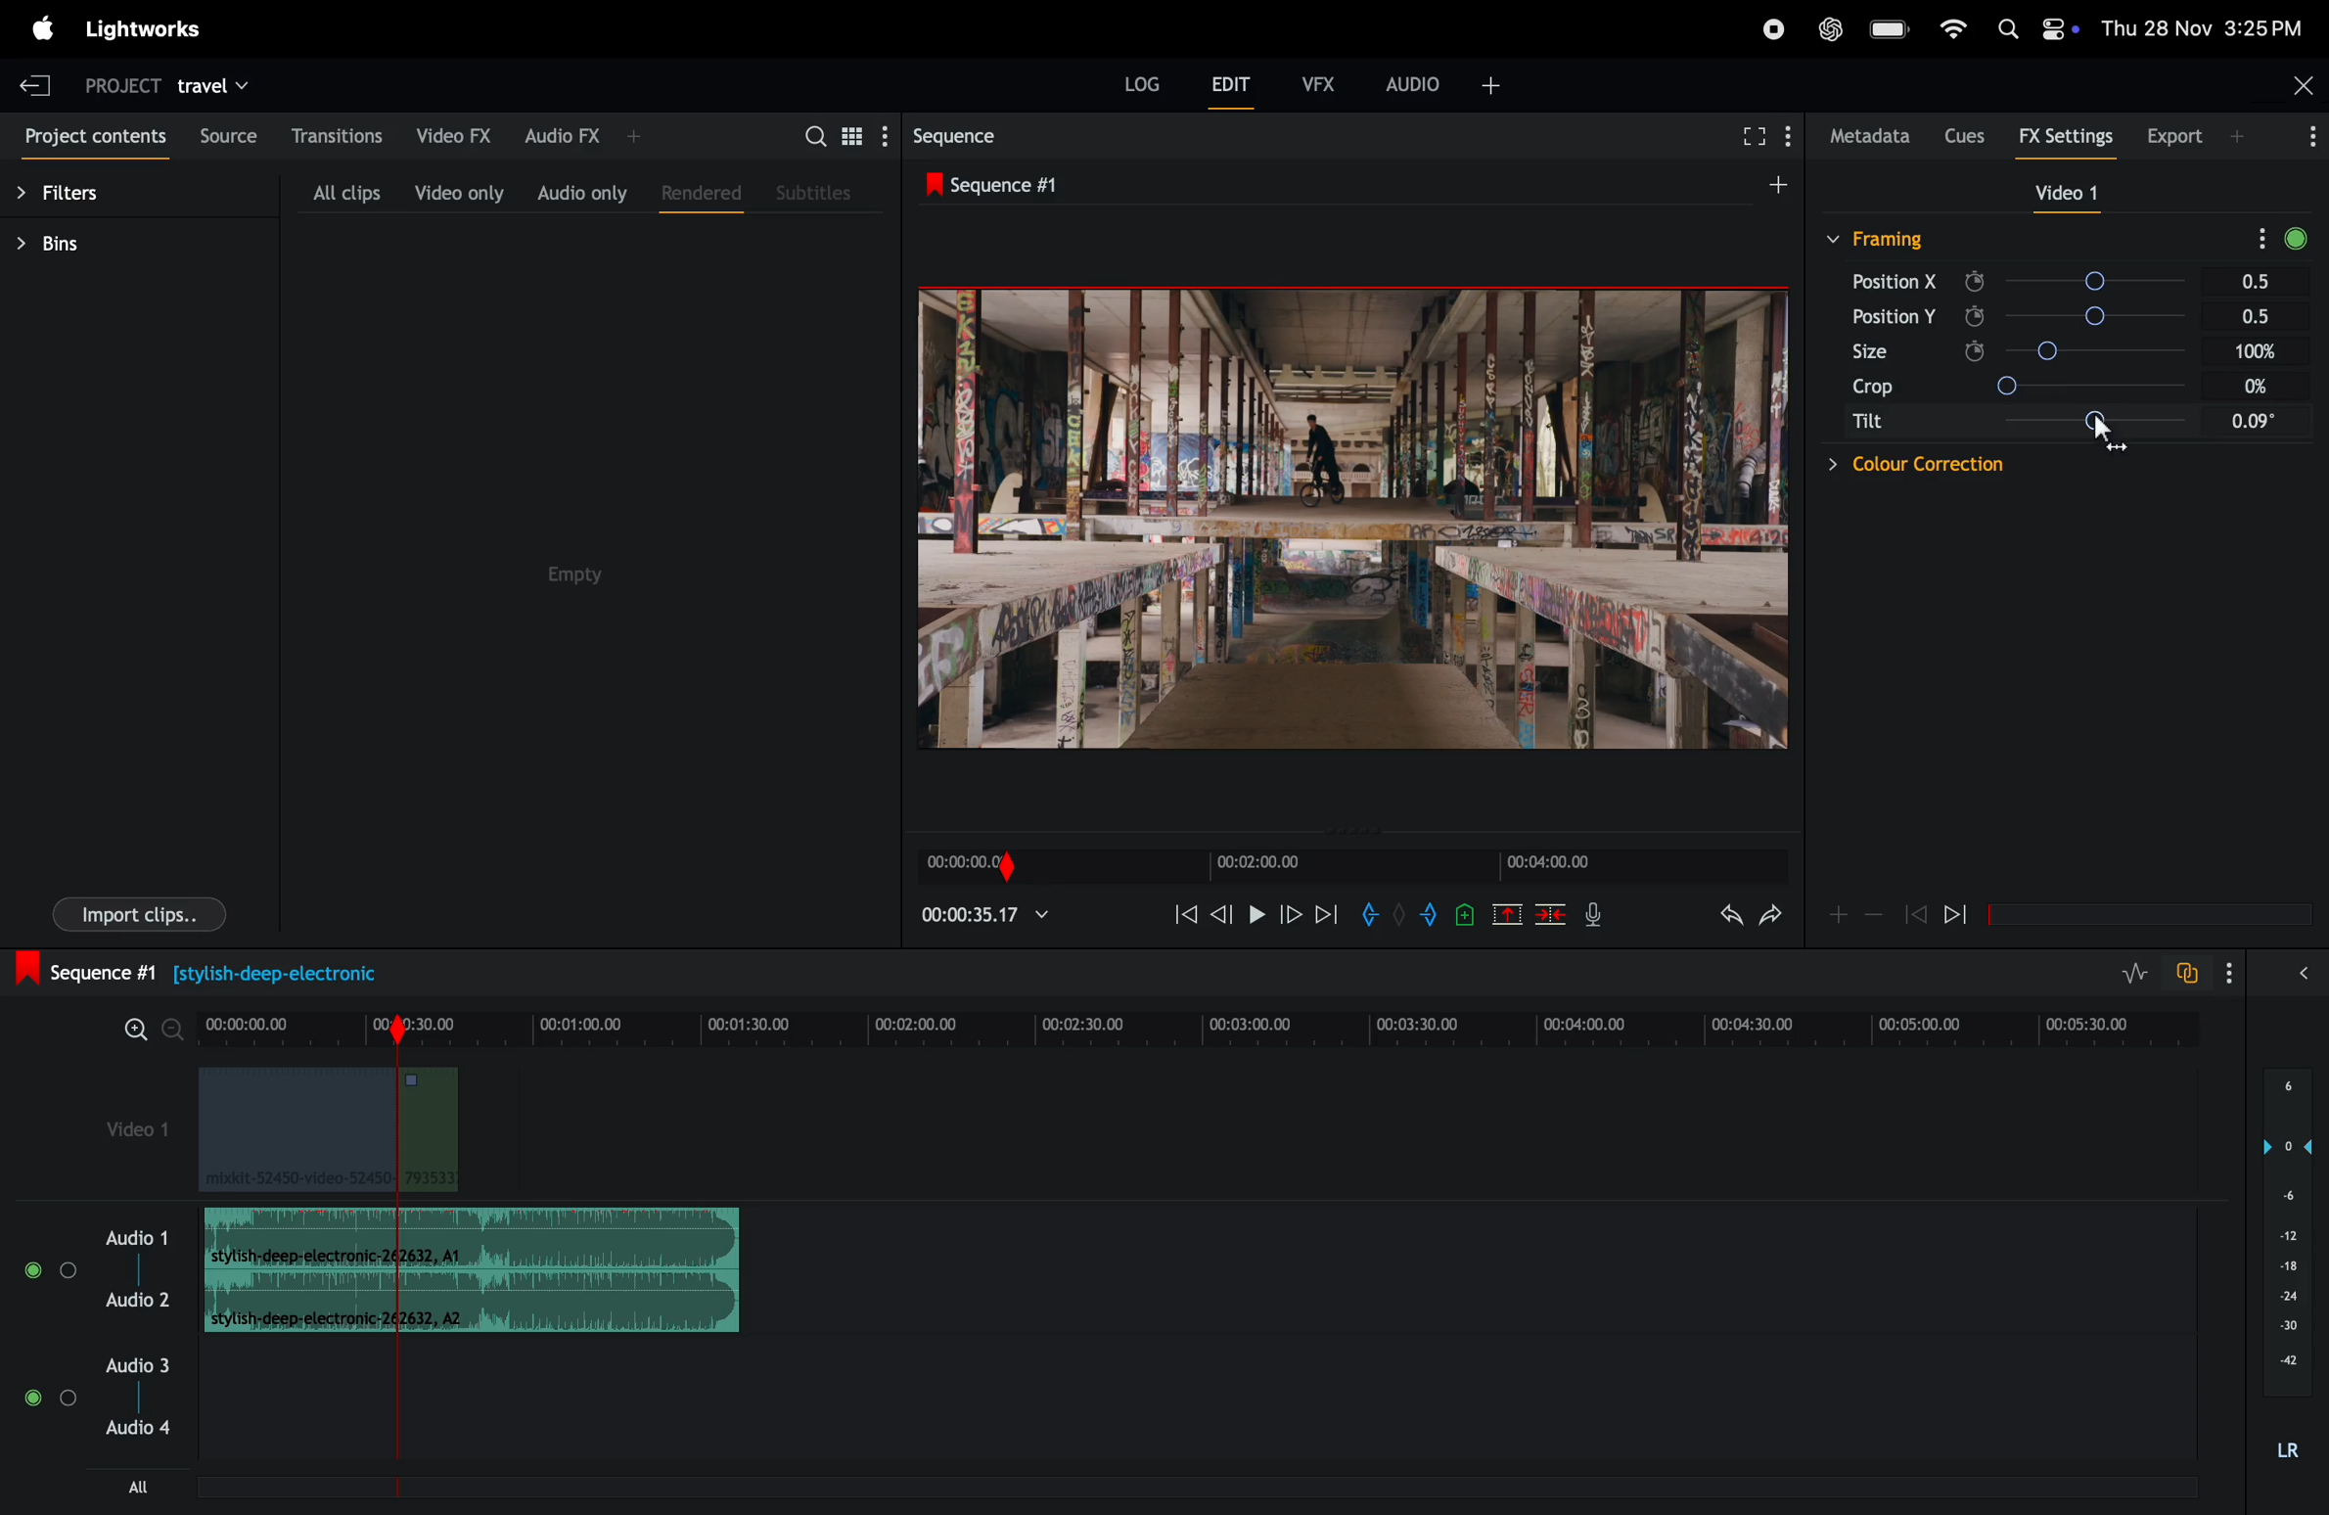  Describe the element at coordinates (389, 1429) in the screenshot. I see `playback marker` at that location.